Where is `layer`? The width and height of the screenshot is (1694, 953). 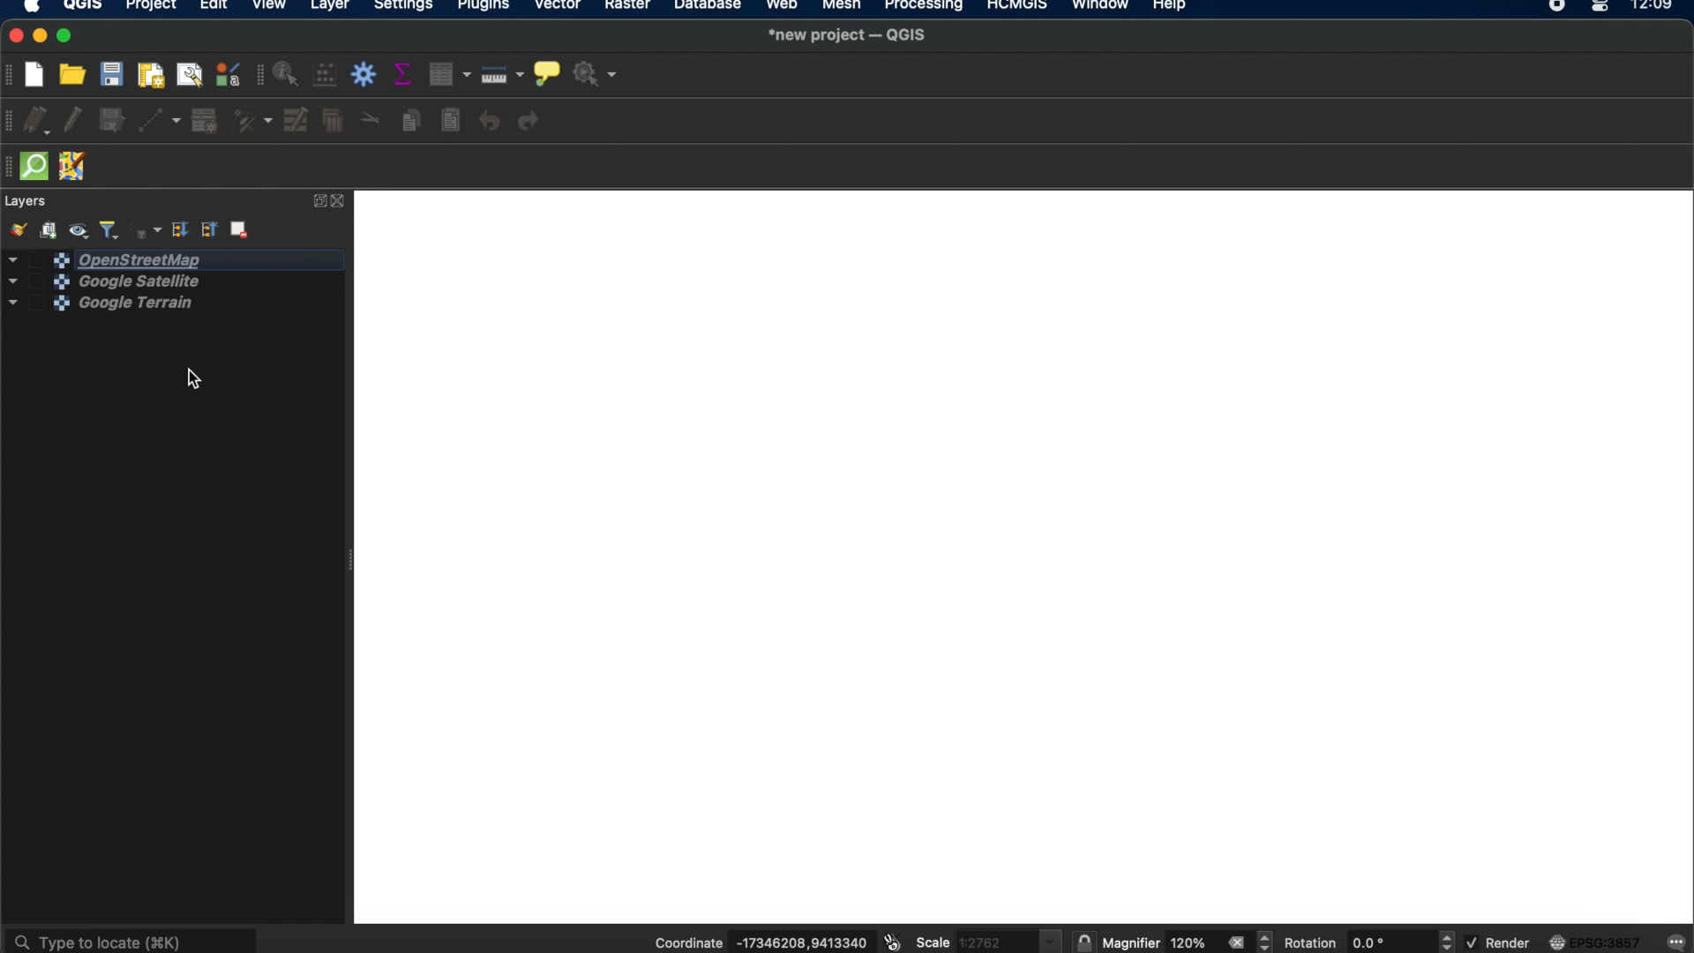 layer is located at coordinates (330, 7).